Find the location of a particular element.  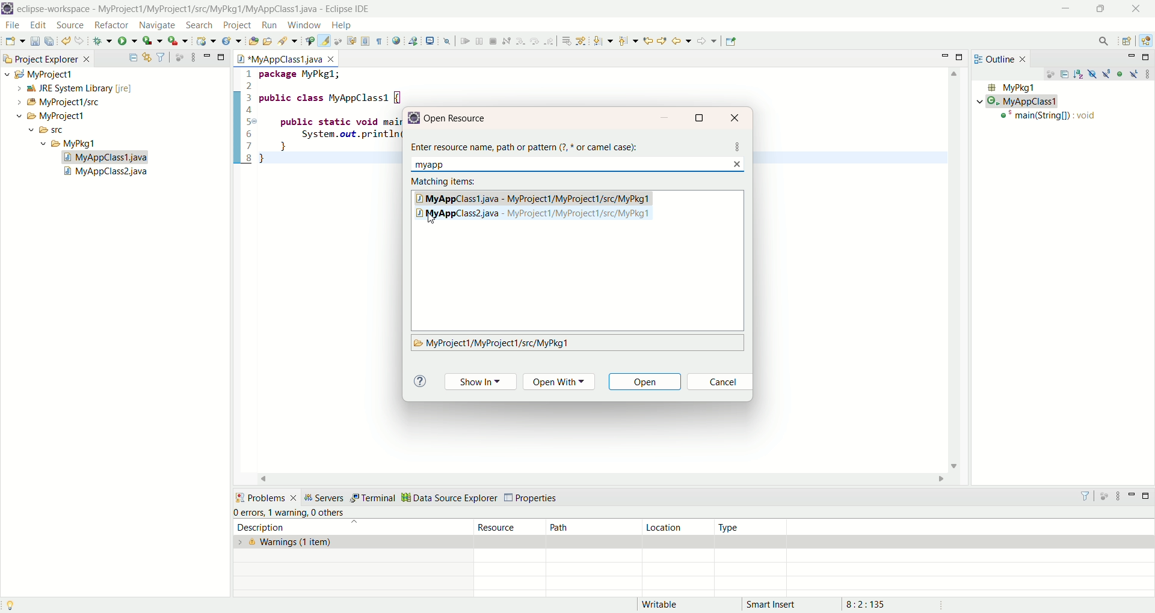

close is located at coordinates (739, 163).